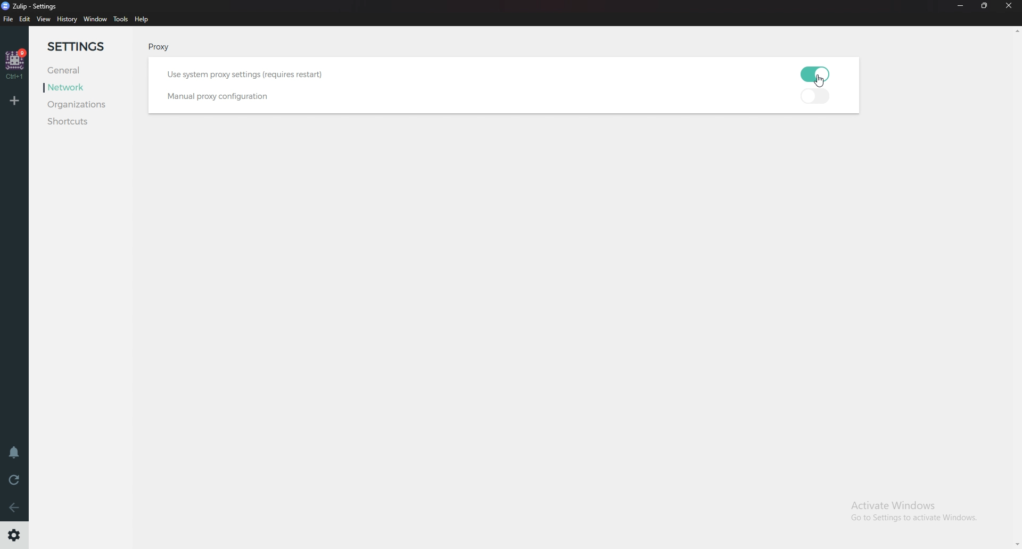 The image size is (1022, 549). I want to click on Manual proxy configuration, so click(225, 96).